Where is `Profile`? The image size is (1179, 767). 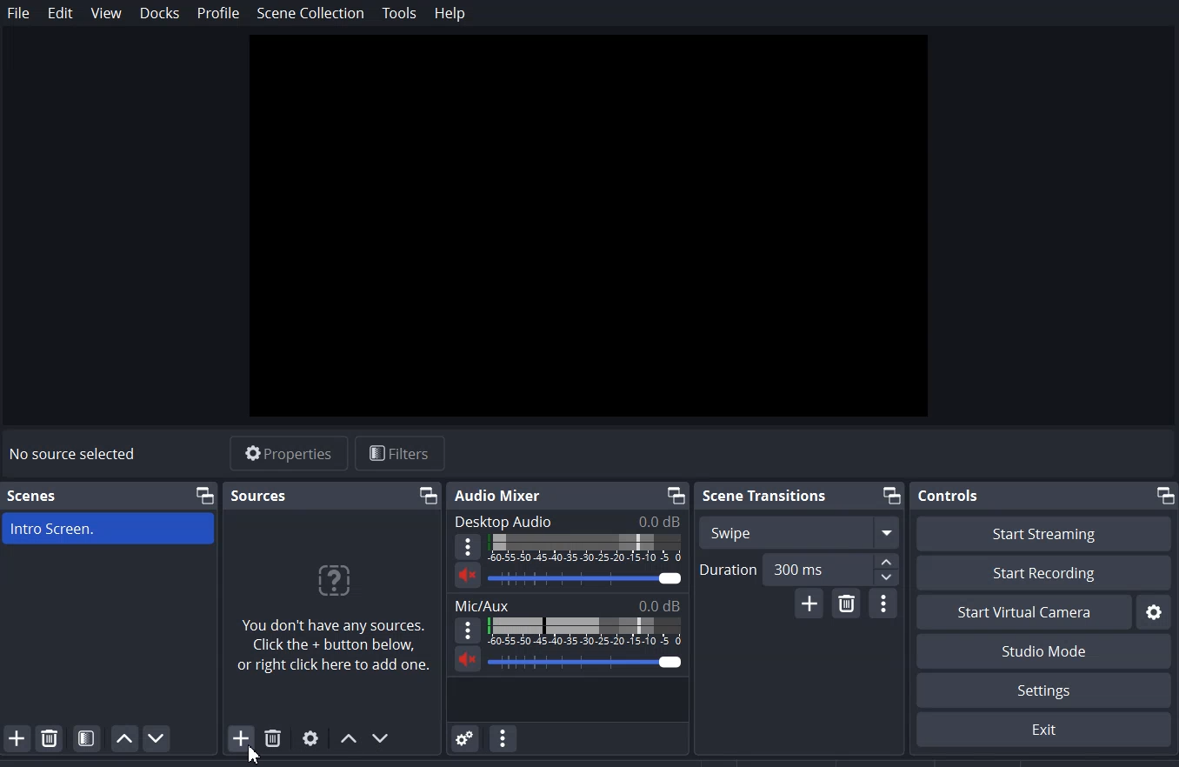 Profile is located at coordinates (218, 13).